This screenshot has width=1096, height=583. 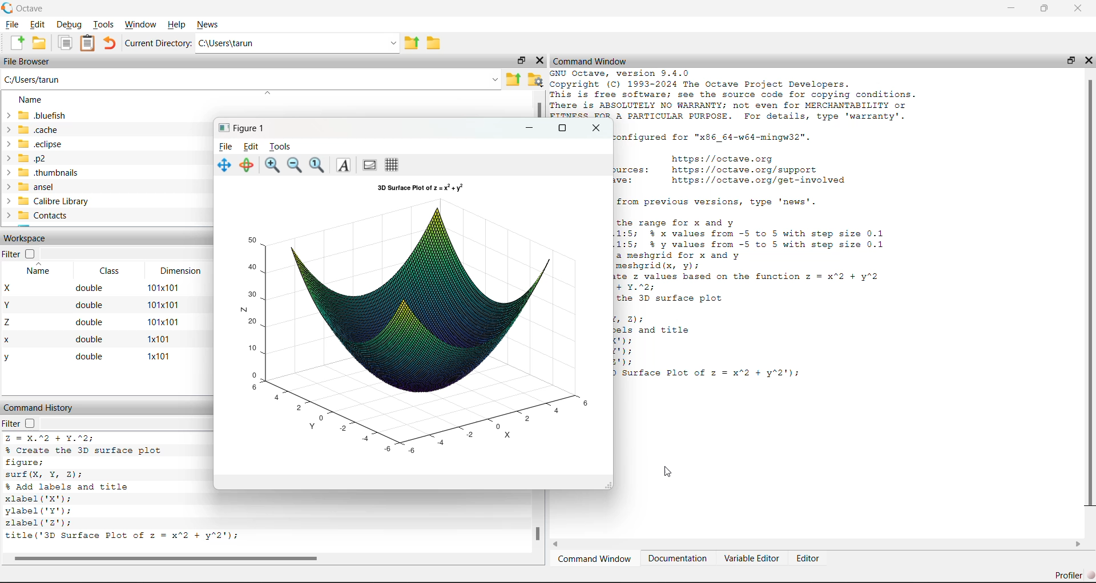 What do you see at coordinates (293, 165) in the screenshot?
I see `Zoom out` at bounding box center [293, 165].